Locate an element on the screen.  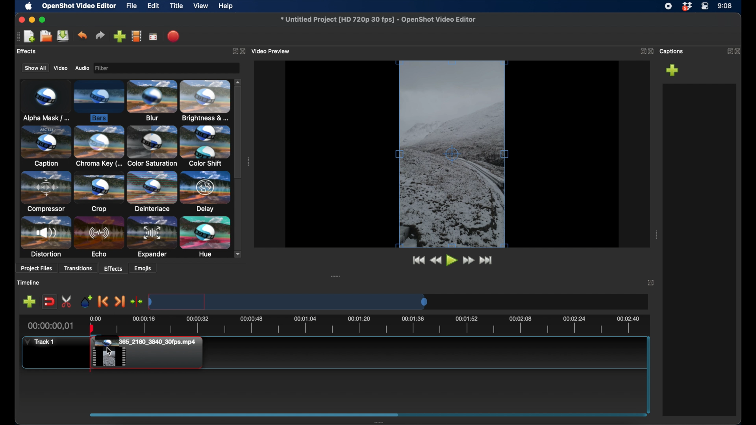
scroll box is located at coordinates (239, 133).